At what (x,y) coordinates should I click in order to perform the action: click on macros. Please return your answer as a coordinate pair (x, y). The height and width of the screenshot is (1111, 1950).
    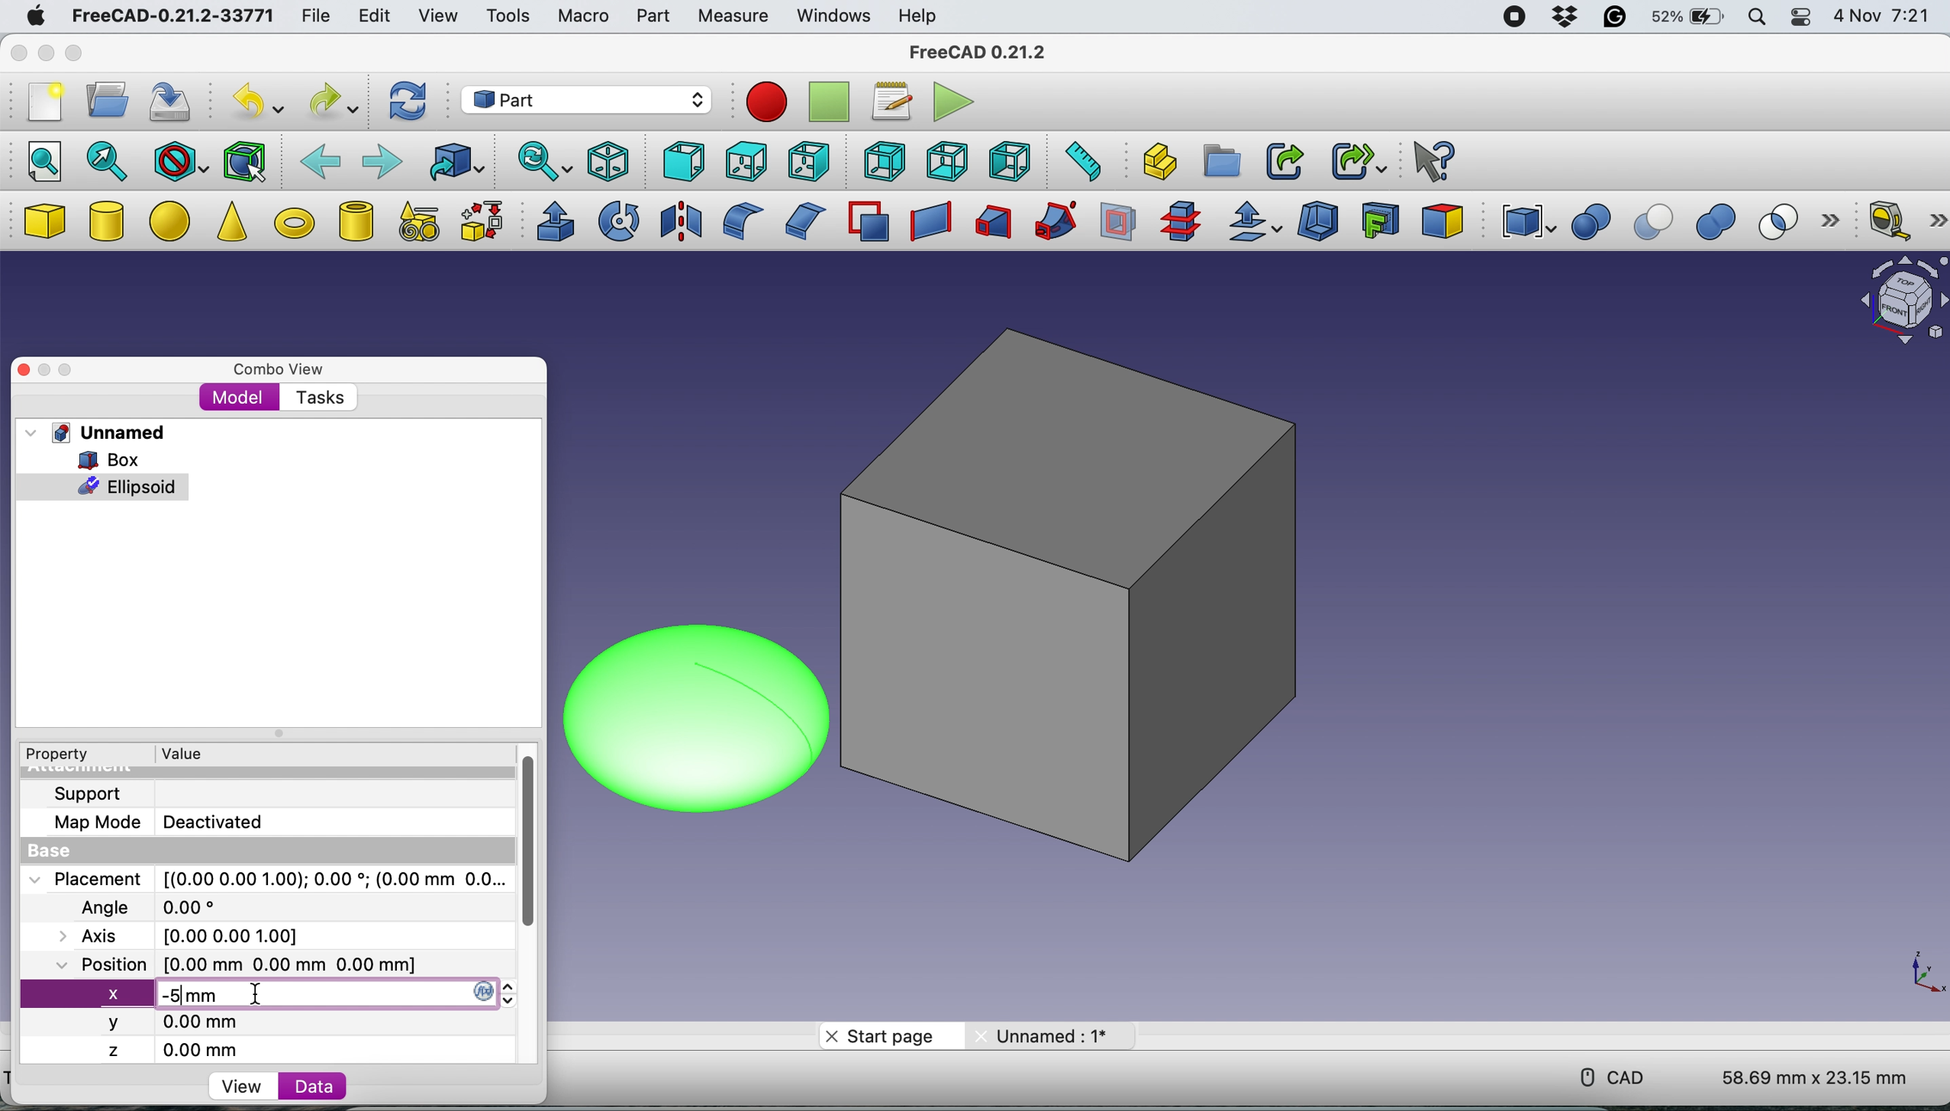
    Looking at the image, I should click on (888, 102).